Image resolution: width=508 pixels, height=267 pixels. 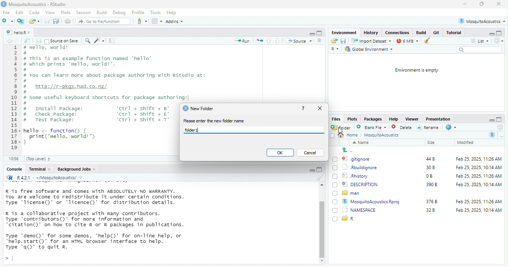 What do you see at coordinates (13, 170) in the screenshot?
I see `Console` at bounding box center [13, 170].